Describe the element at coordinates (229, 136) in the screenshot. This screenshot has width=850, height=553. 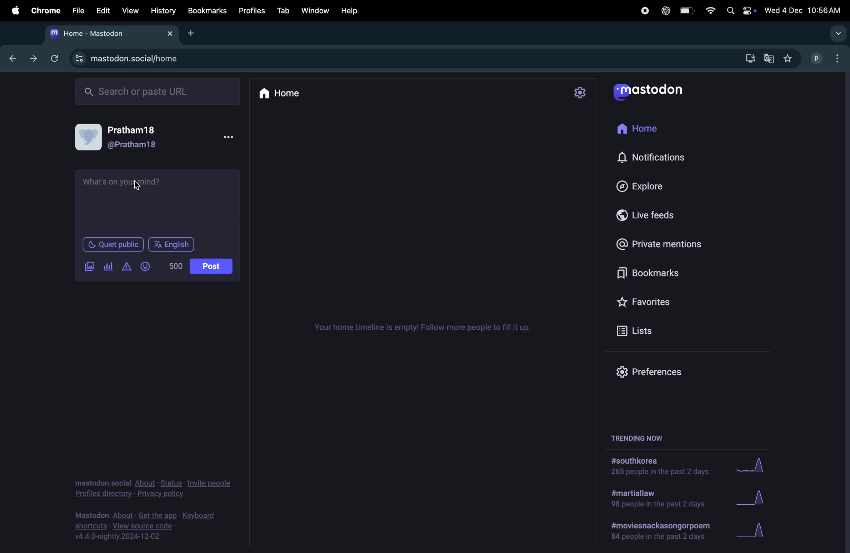
I see `options` at that location.